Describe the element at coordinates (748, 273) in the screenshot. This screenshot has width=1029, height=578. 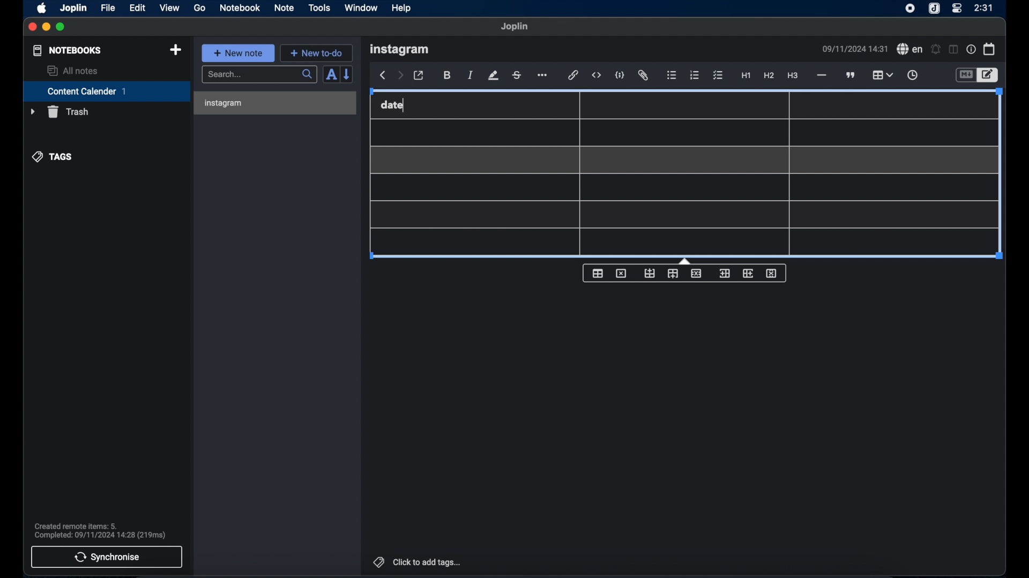
I see `insert column after` at that location.